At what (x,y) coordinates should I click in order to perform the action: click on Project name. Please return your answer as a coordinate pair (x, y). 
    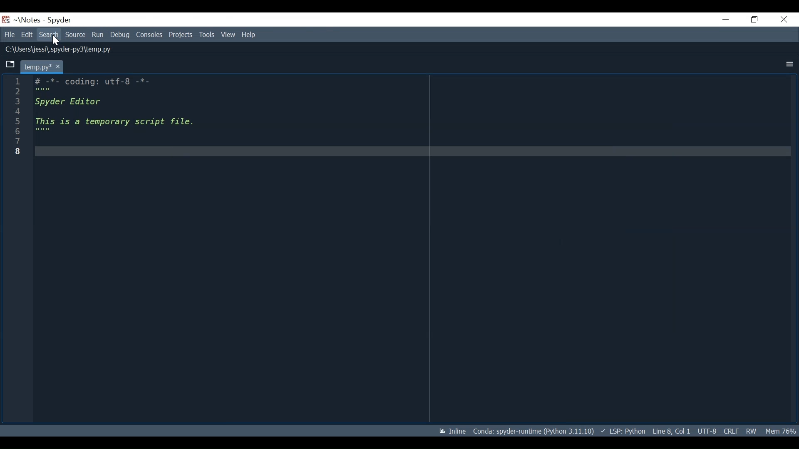
    Looking at the image, I should click on (27, 20).